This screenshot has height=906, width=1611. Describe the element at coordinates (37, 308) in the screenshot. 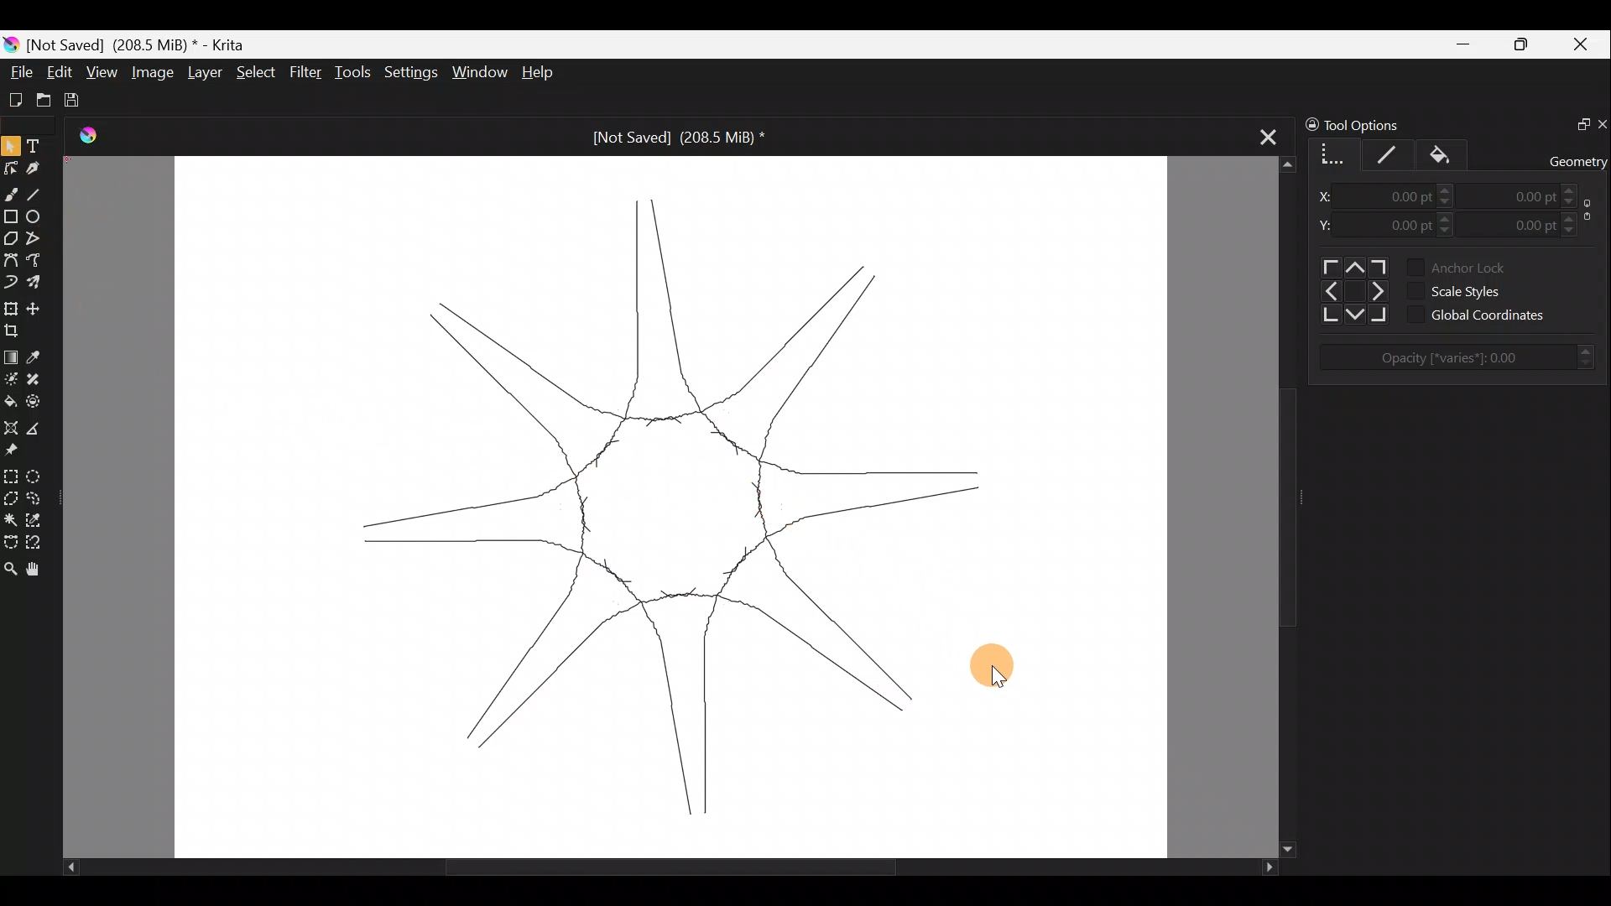

I see `Move a layer` at that location.